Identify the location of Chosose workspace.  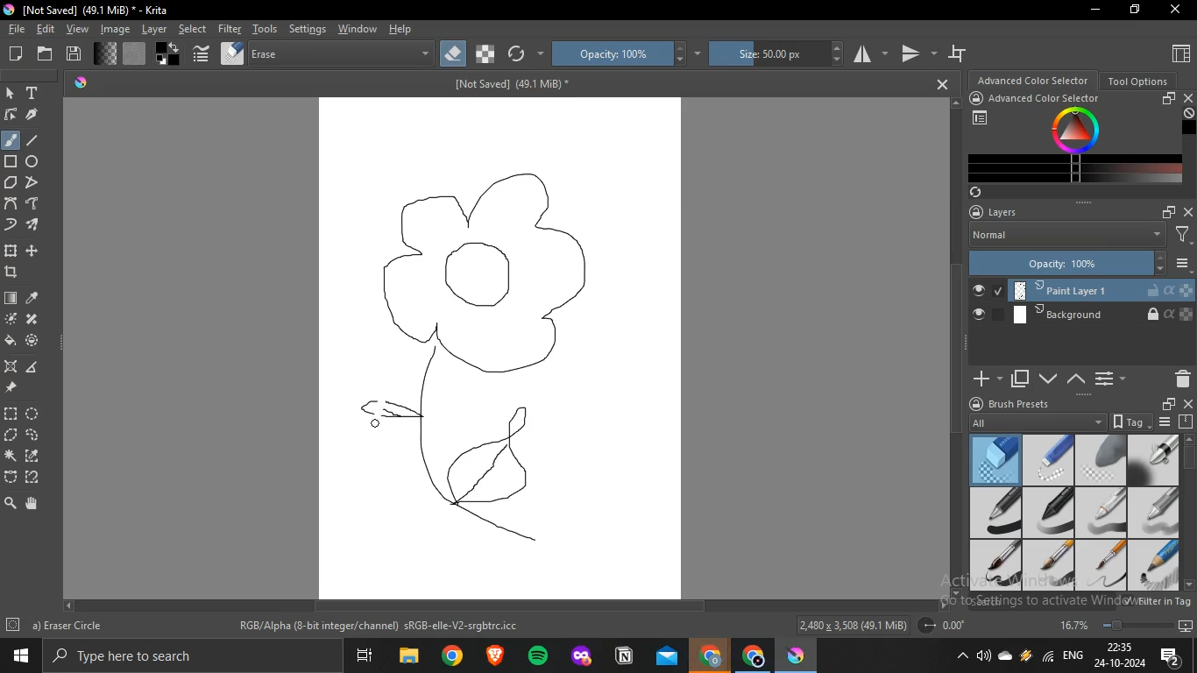
(981, 118).